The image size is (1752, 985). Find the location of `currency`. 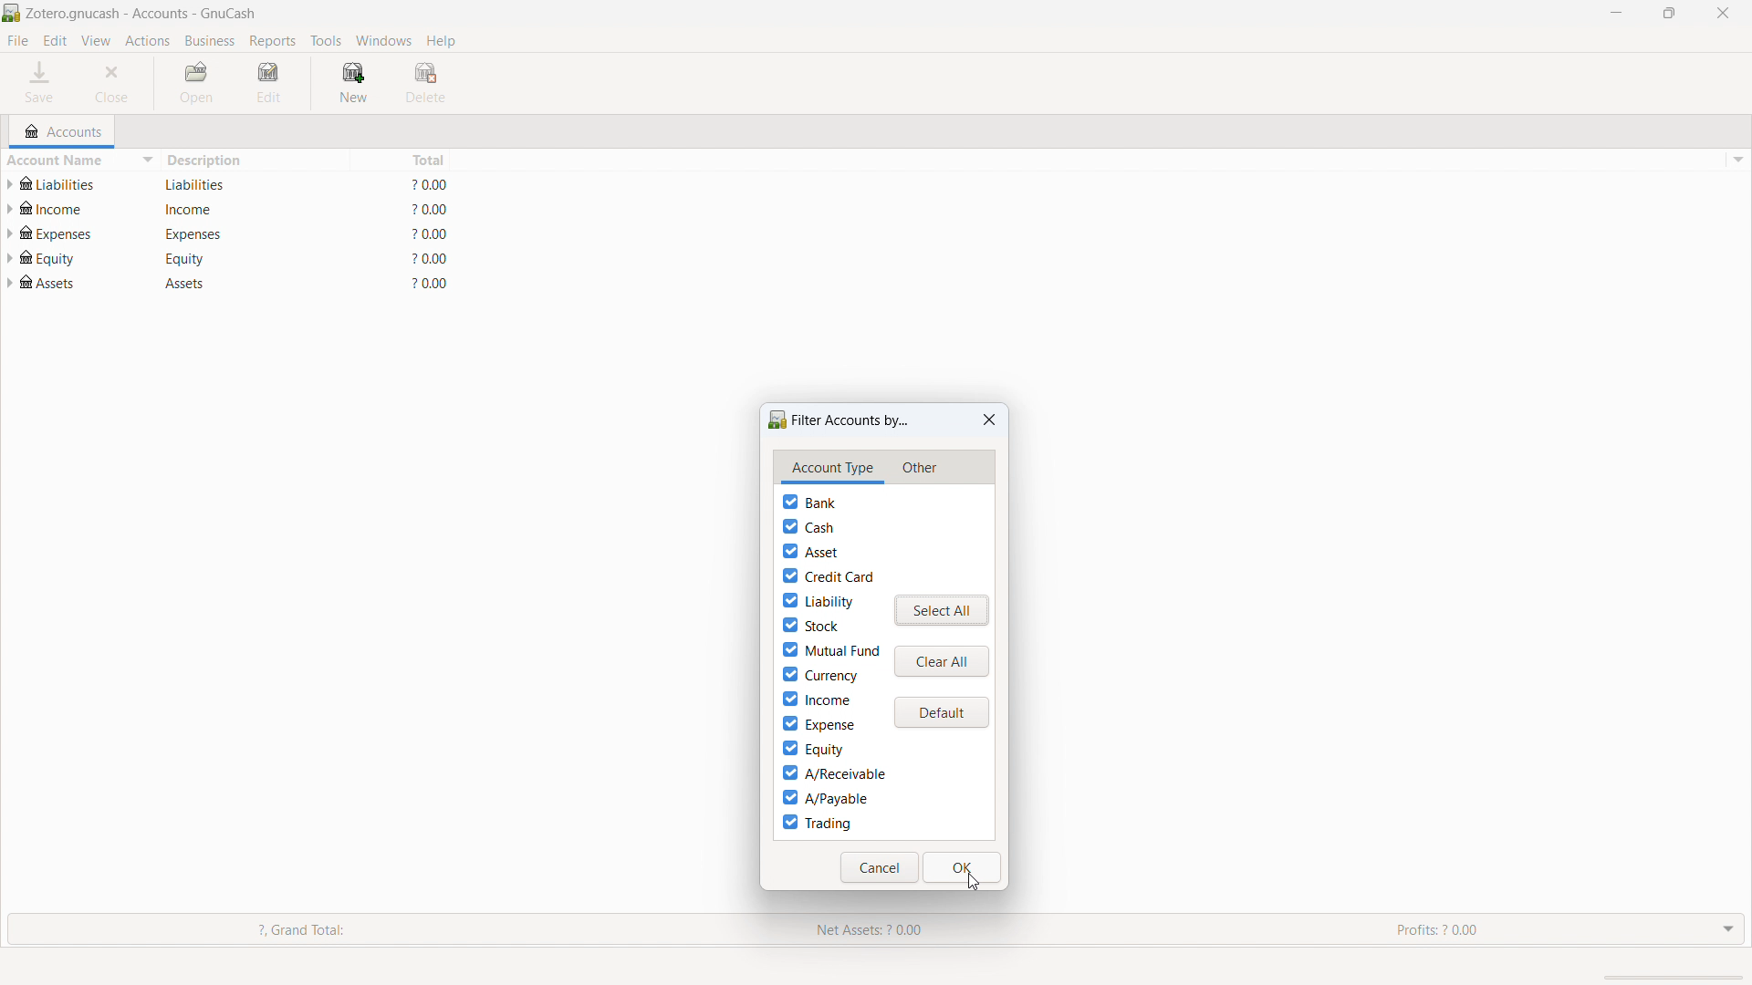

currency is located at coordinates (820, 674).